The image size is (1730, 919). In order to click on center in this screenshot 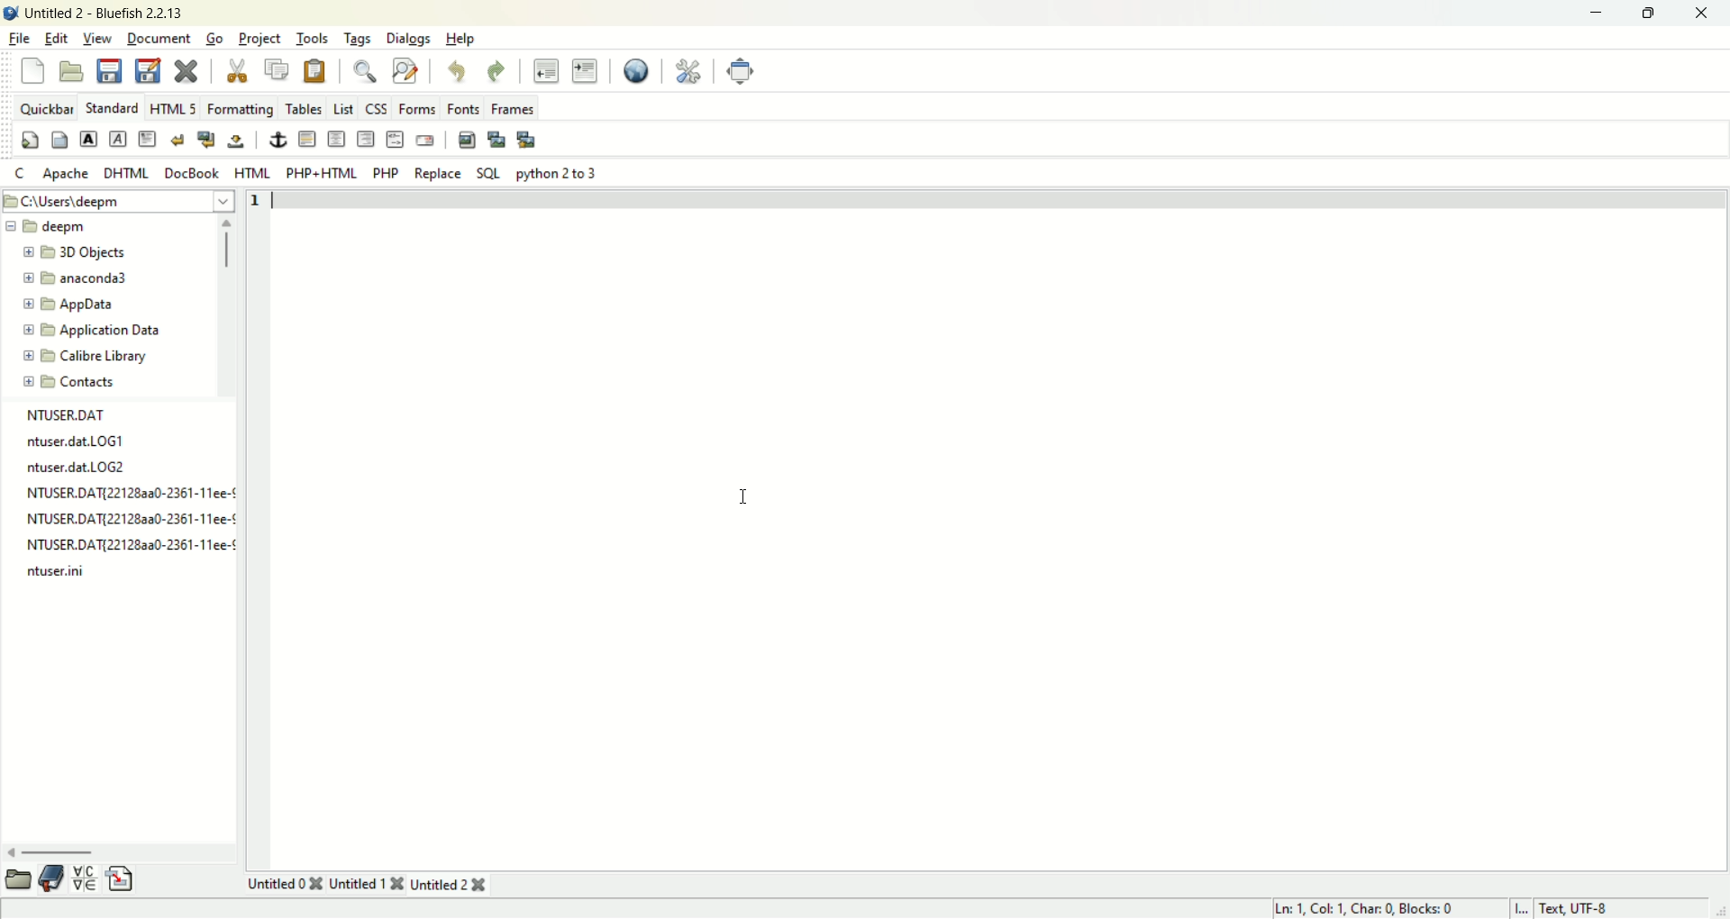, I will do `click(337, 141)`.